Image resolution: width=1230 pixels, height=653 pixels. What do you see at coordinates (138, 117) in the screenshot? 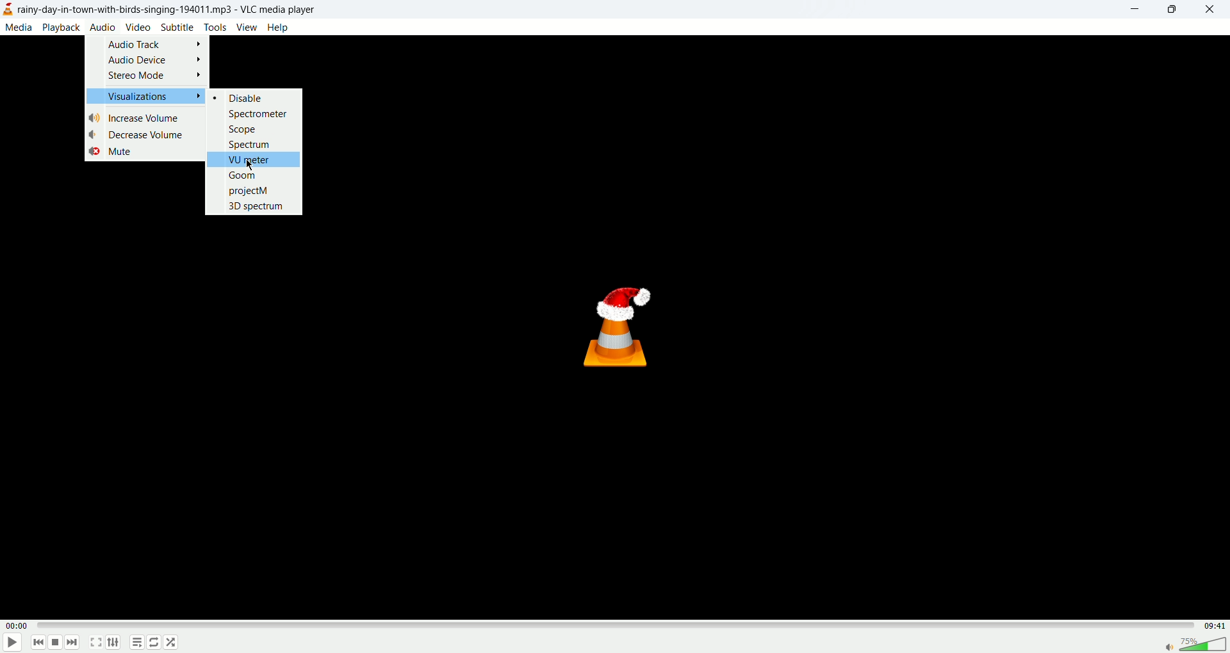
I see `increase volume` at bounding box center [138, 117].